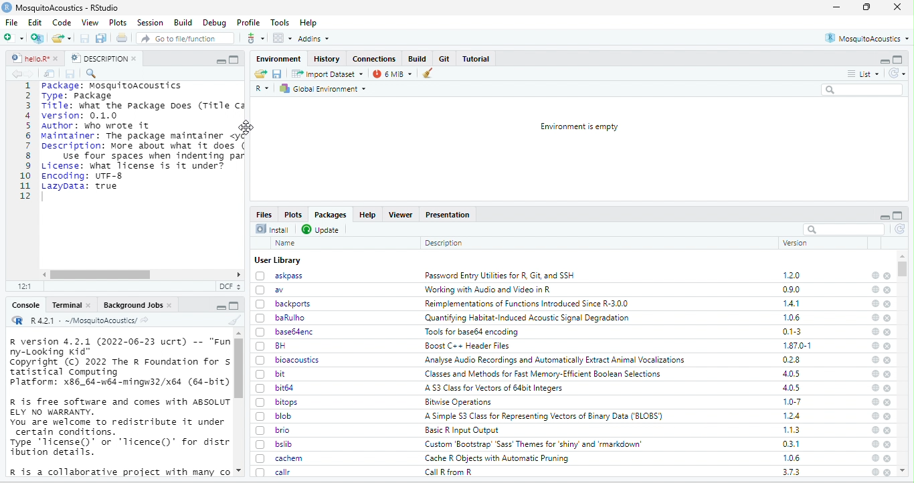  Describe the element at coordinates (274, 416) in the screenshot. I see `blob` at that location.